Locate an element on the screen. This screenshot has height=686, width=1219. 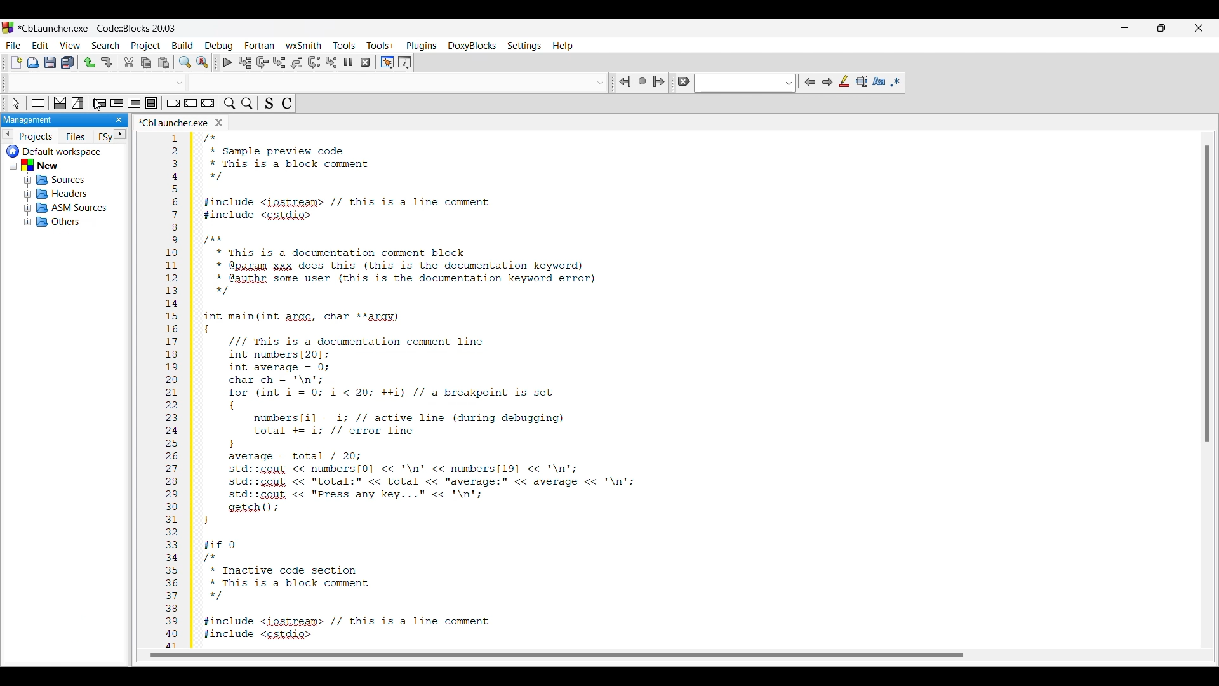
Select is located at coordinates (15, 103).